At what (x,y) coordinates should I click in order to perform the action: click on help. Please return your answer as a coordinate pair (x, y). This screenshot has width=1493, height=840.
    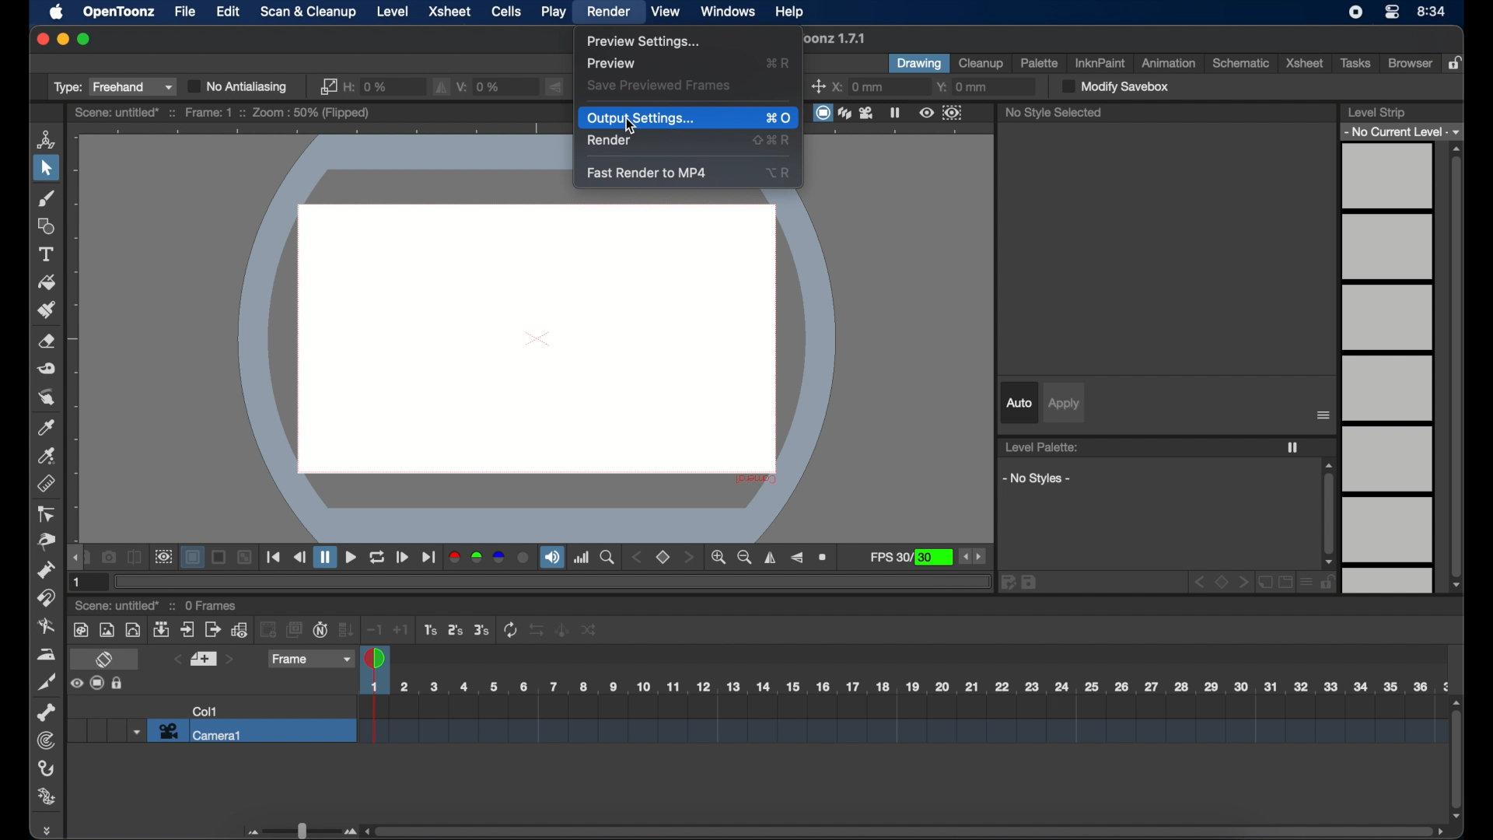
    Looking at the image, I should click on (789, 12).